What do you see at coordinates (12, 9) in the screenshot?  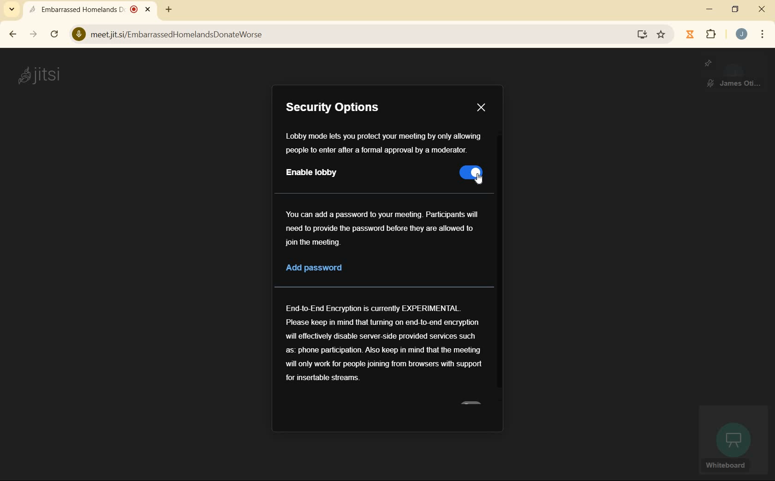 I see `search tabs` at bounding box center [12, 9].